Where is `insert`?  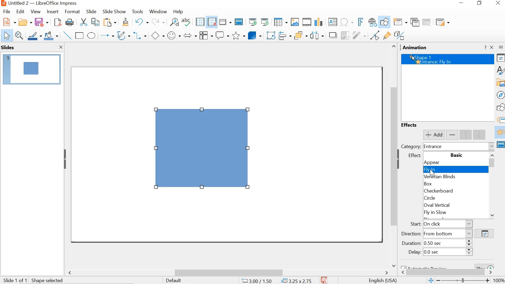
insert is located at coordinates (53, 12).